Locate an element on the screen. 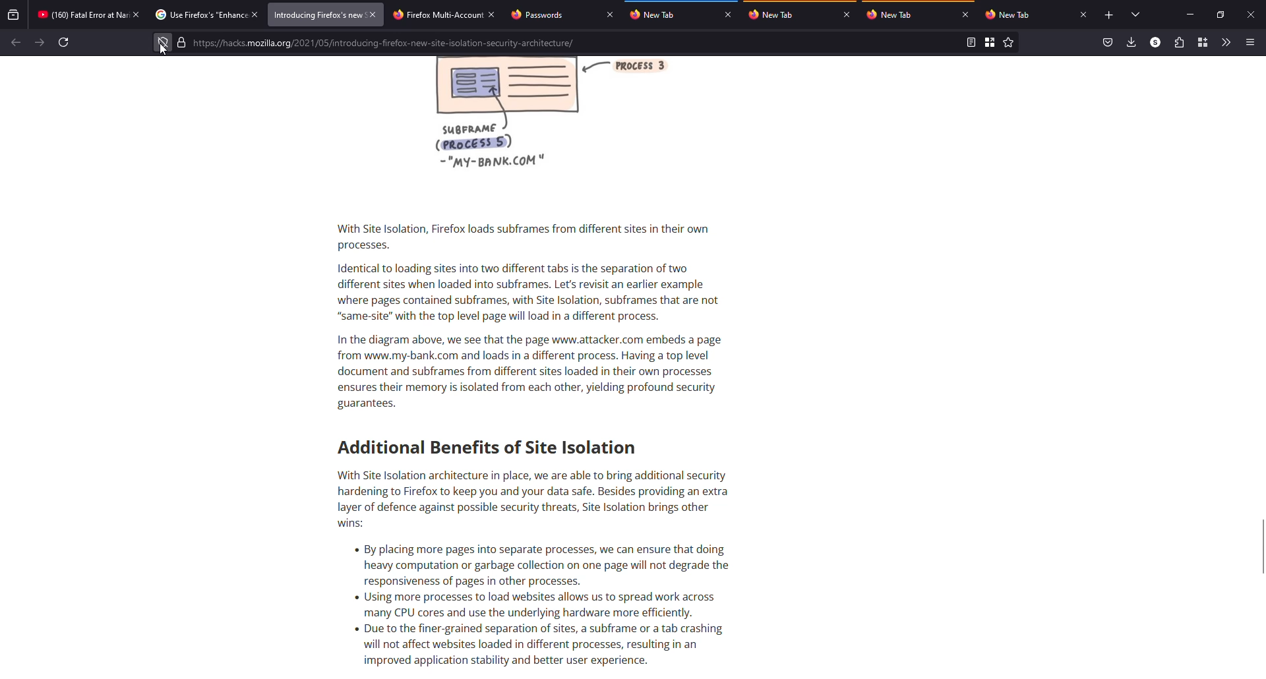  add is located at coordinates (1109, 15).